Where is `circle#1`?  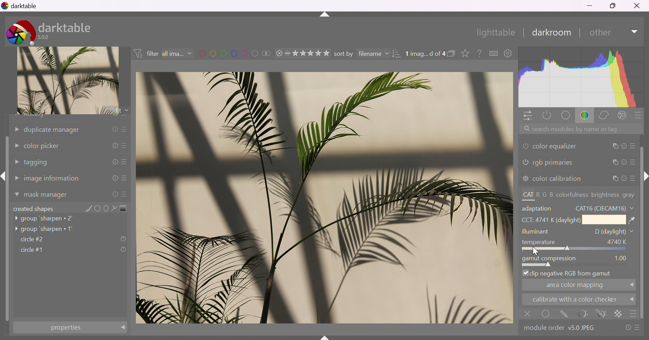 circle#1 is located at coordinates (74, 249).